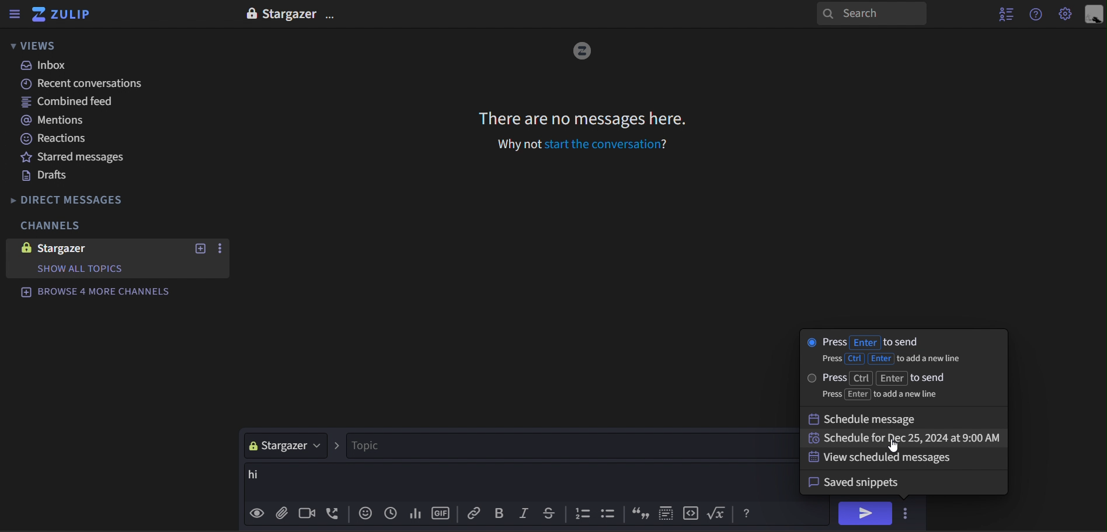 This screenshot has width=1107, height=532. What do you see at coordinates (872, 14) in the screenshot?
I see `search panel` at bounding box center [872, 14].